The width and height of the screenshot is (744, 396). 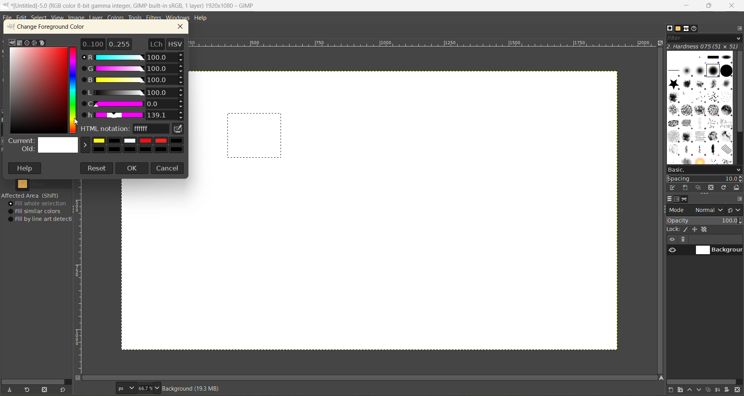 I want to click on shape created, so click(x=255, y=136).